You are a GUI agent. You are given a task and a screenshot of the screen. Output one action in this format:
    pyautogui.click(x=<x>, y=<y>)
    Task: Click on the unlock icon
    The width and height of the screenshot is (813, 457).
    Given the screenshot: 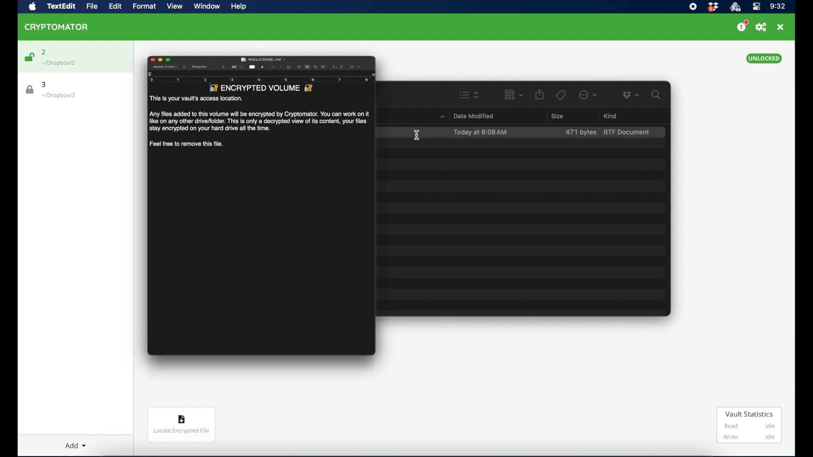 What is the action you would take?
    pyautogui.click(x=29, y=57)
    